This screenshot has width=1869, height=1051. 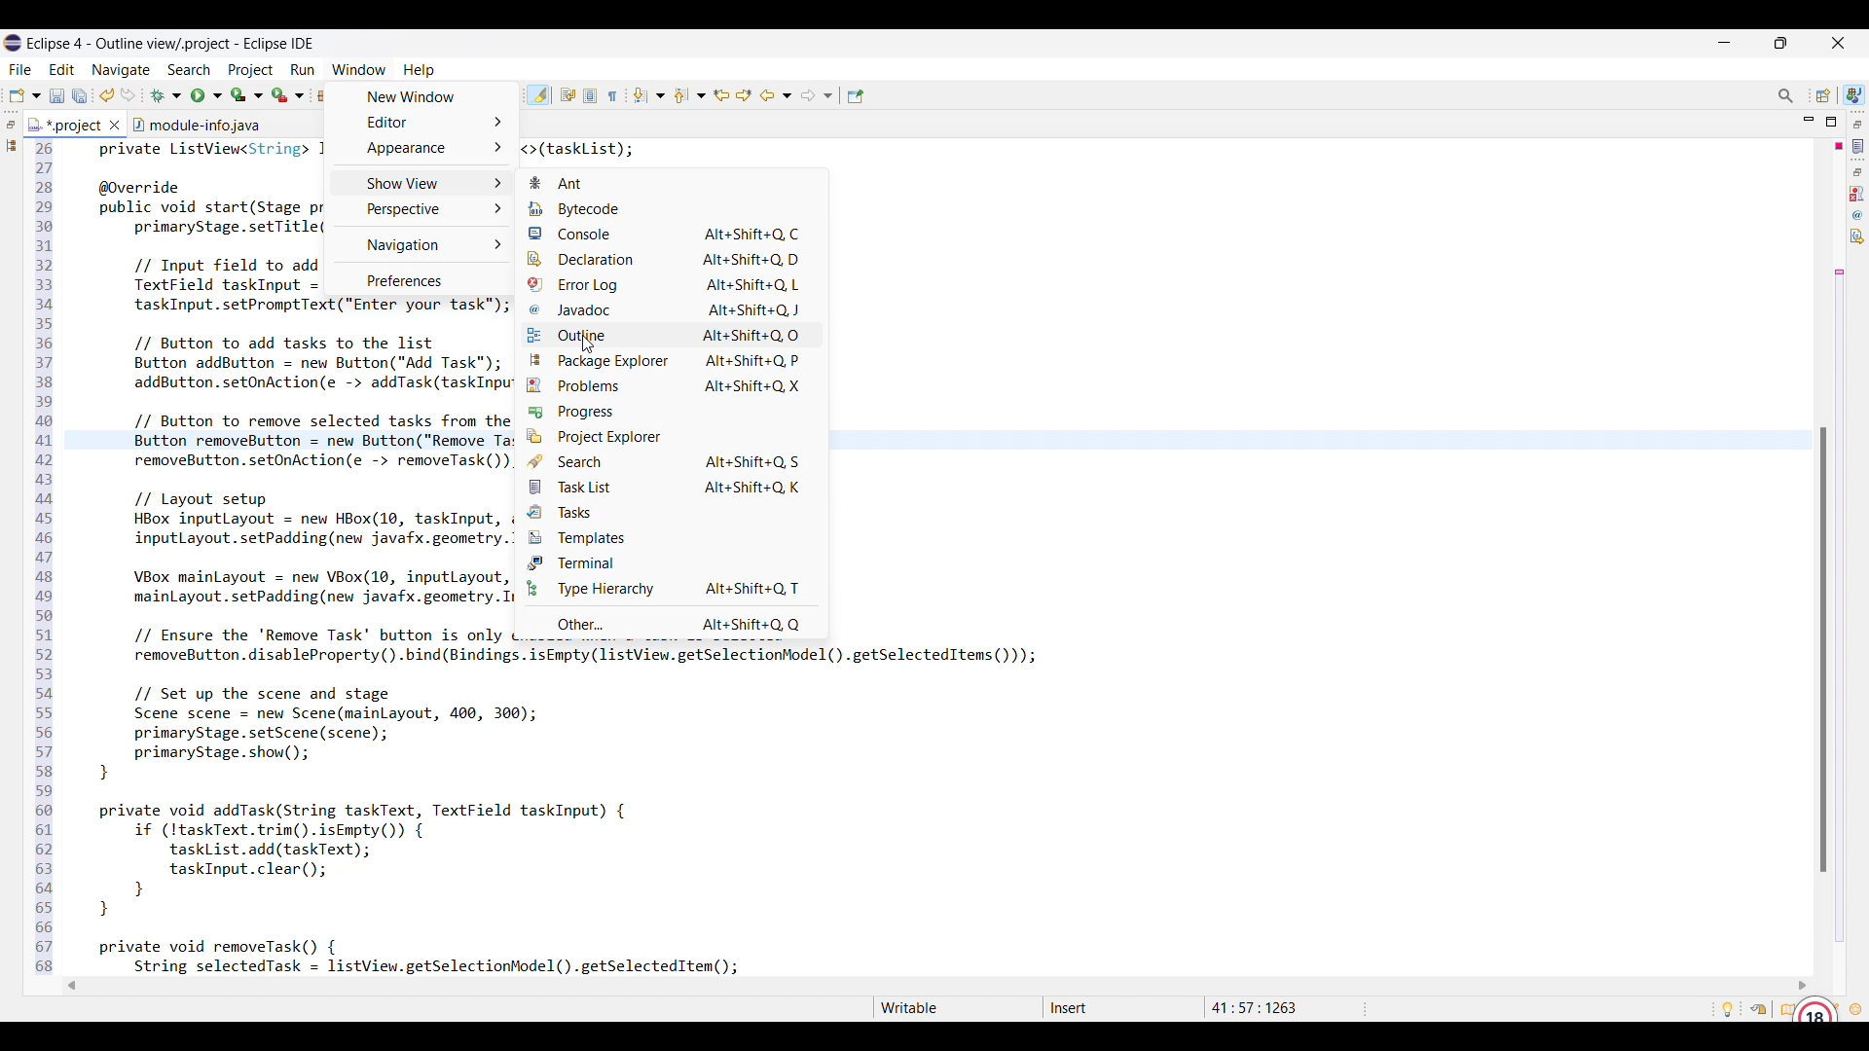 I want to click on Perspective options, so click(x=419, y=209).